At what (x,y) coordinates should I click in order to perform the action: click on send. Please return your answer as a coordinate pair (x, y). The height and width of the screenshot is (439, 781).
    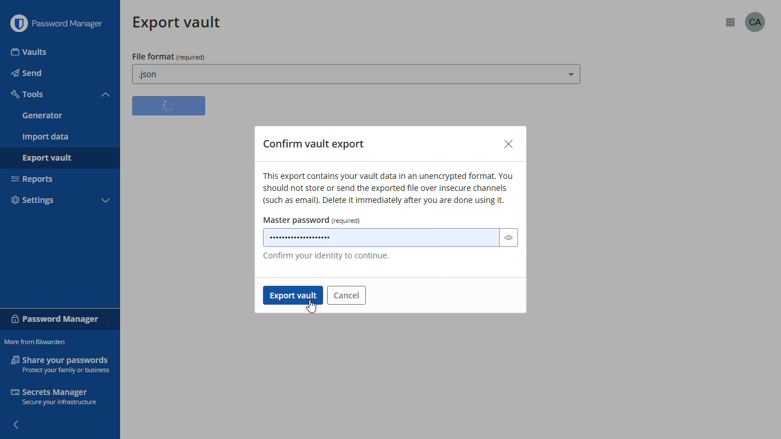
    Looking at the image, I should click on (27, 73).